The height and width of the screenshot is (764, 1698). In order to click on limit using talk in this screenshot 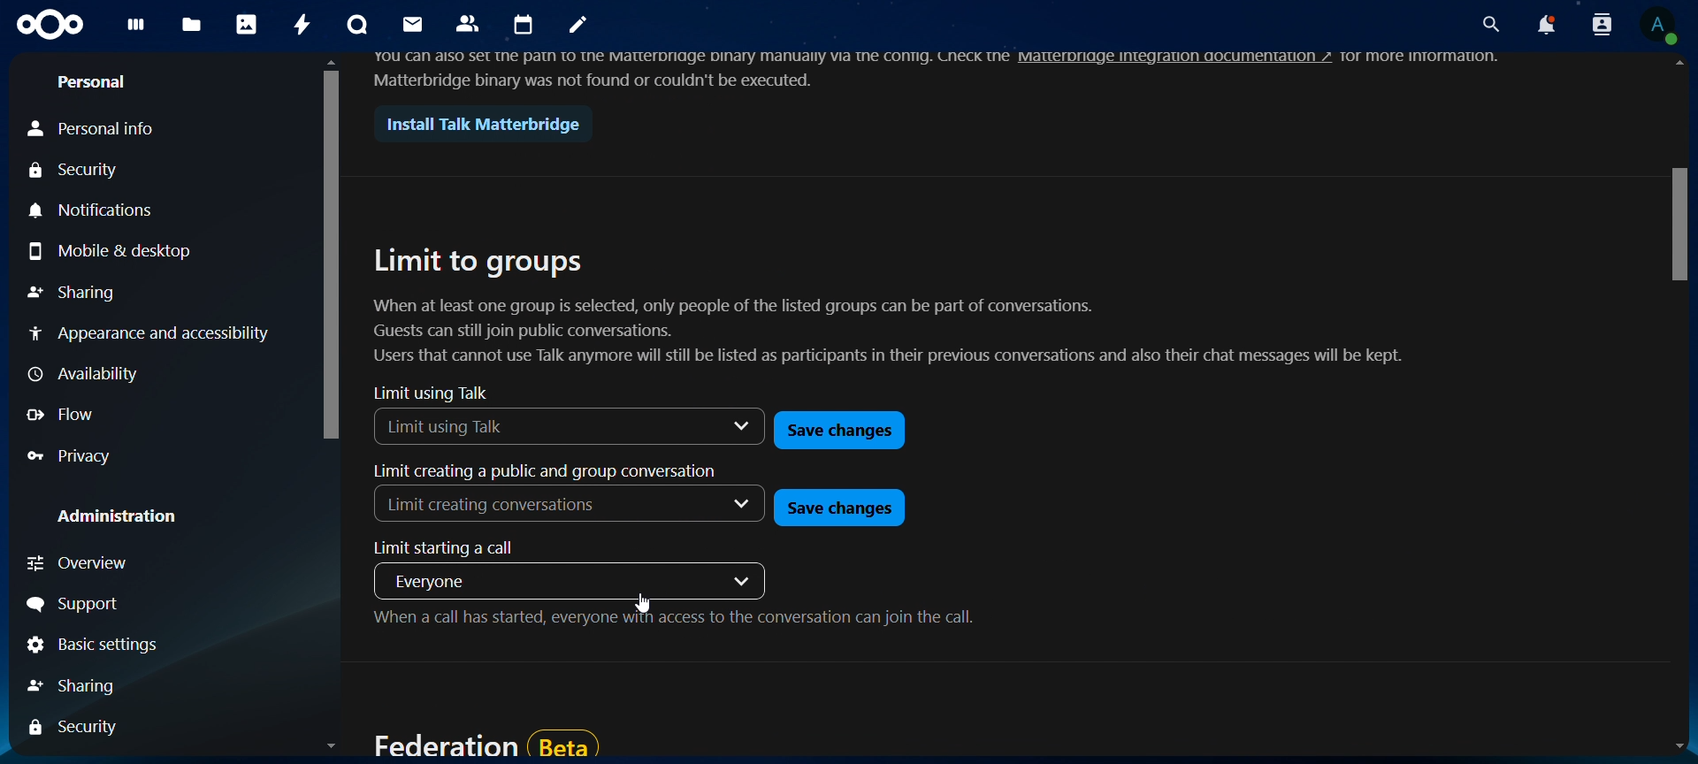, I will do `click(435, 393)`.